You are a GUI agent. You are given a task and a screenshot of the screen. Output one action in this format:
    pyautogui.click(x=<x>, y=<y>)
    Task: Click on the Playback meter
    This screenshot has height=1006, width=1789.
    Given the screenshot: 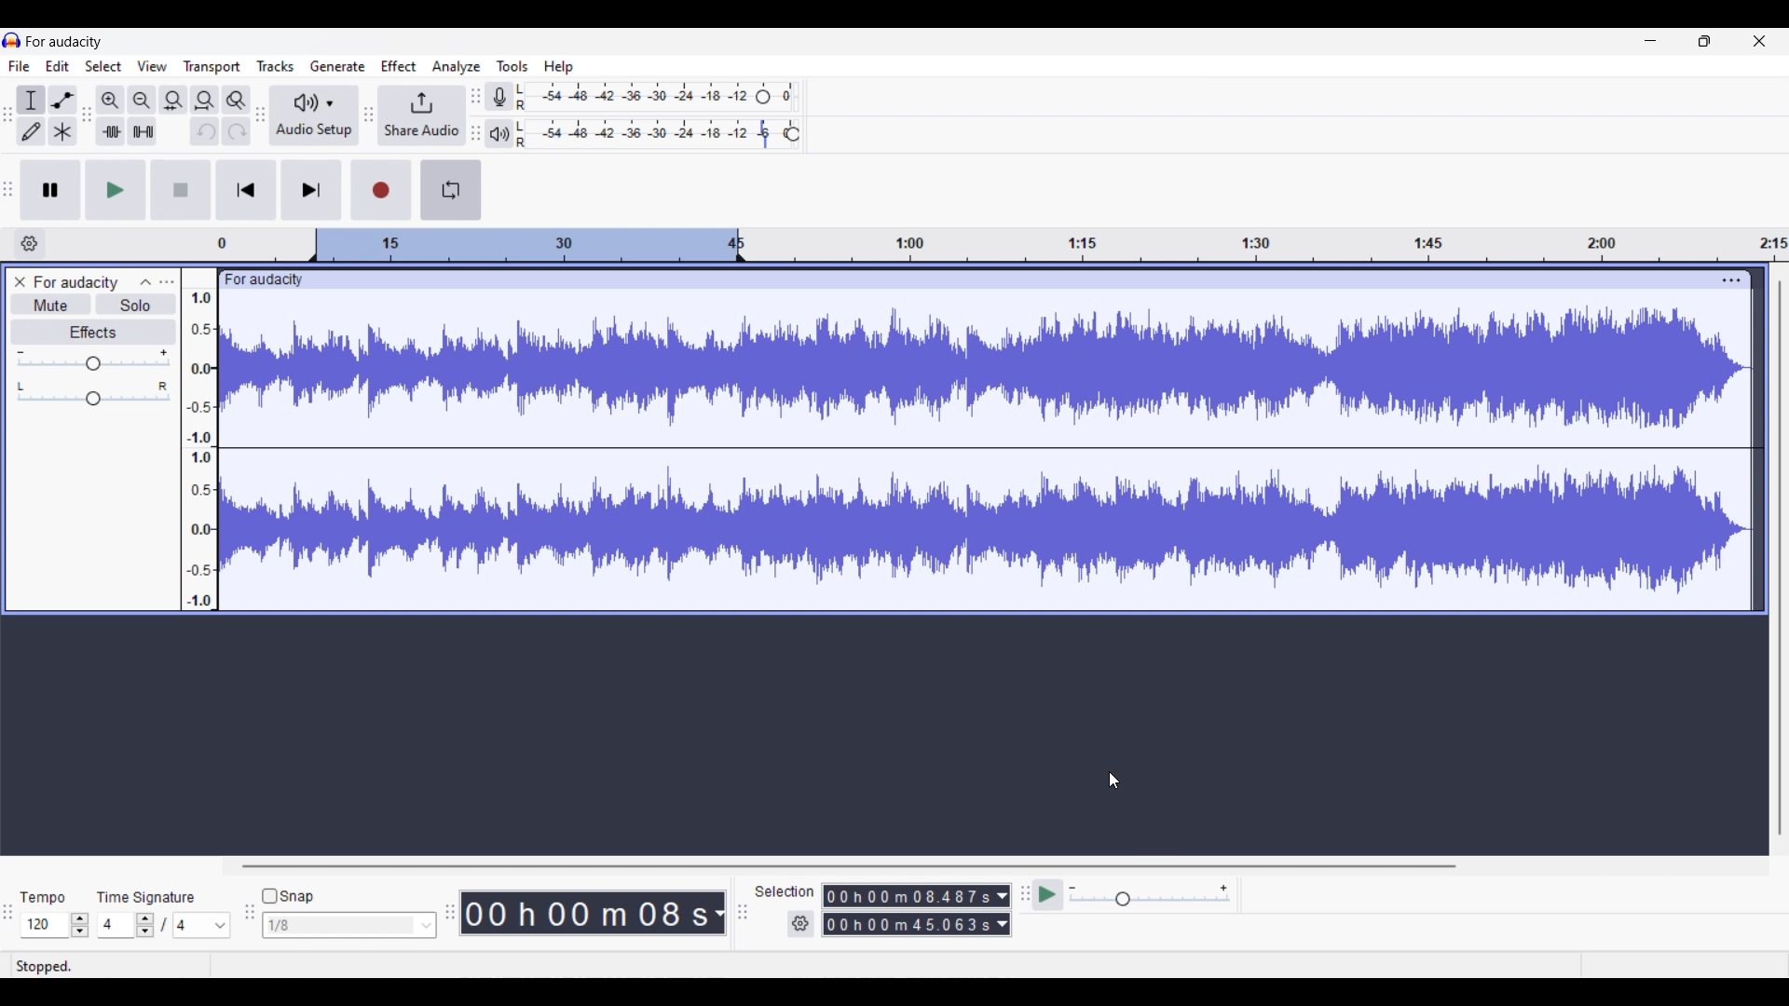 What is the action you would take?
    pyautogui.click(x=498, y=134)
    